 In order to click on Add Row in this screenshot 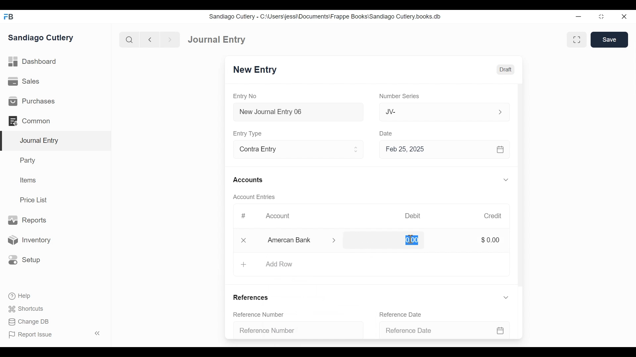, I will do `click(279, 264)`.